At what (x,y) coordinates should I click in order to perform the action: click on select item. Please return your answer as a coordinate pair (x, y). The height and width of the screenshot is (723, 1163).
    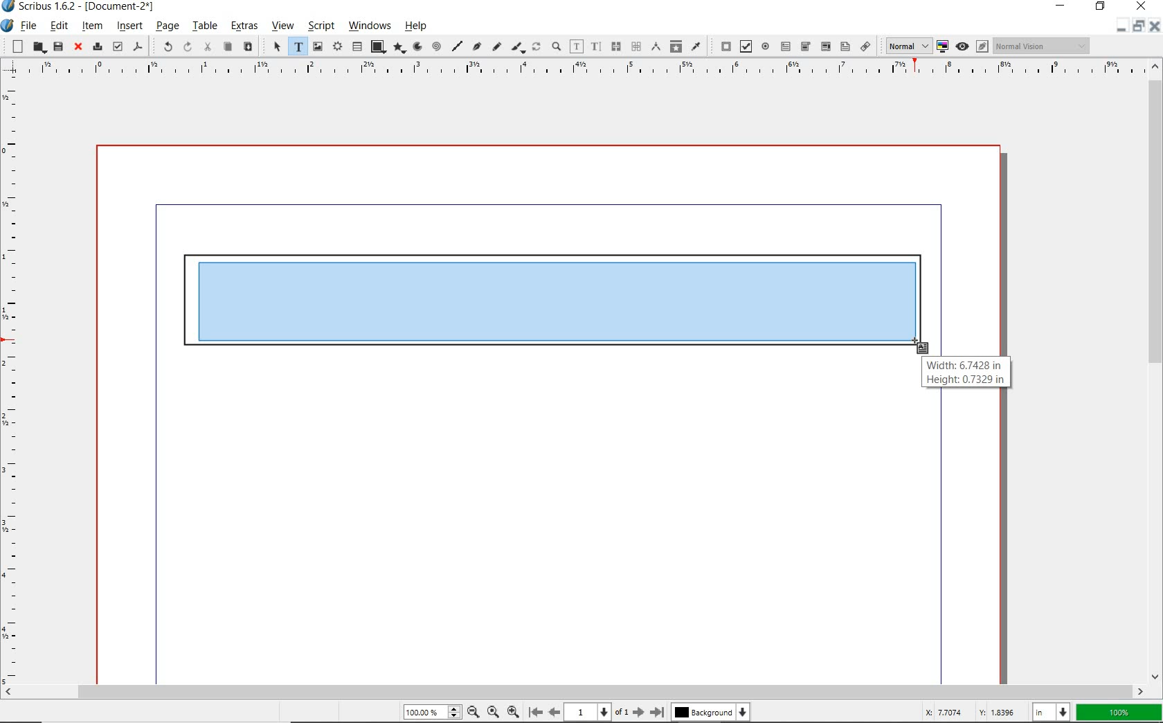
    Looking at the image, I should click on (276, 46).